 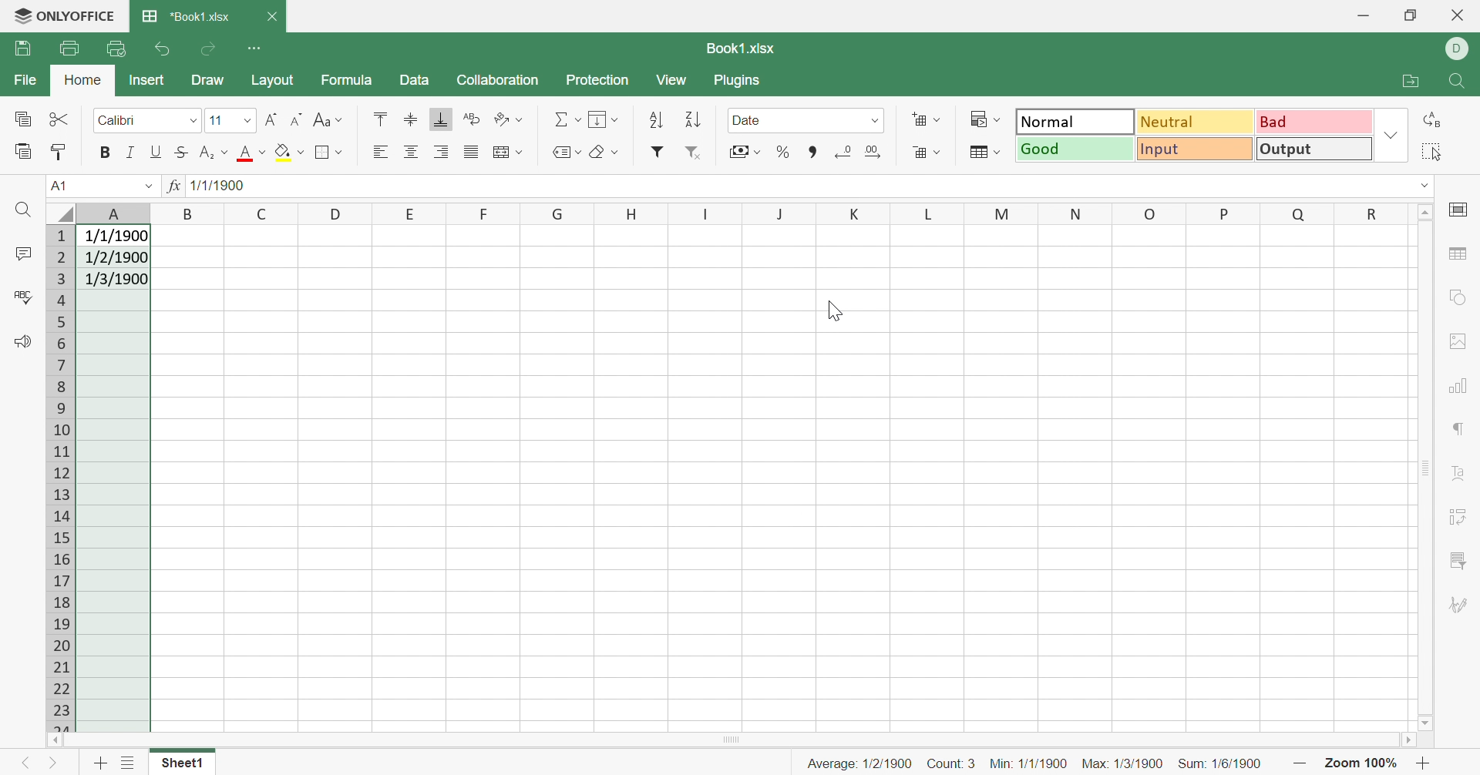 What do you see at coordinates (271, 17) in the screenshot?
I see `Close` at bounding box center [271, 17].